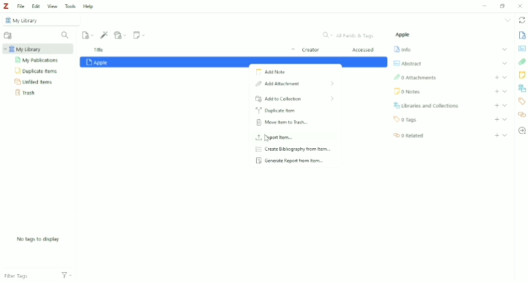 This screenshot has height=282, width=528. Describe the element at coordinates (497, 91) in the screenshot. I see `Add` at that location.